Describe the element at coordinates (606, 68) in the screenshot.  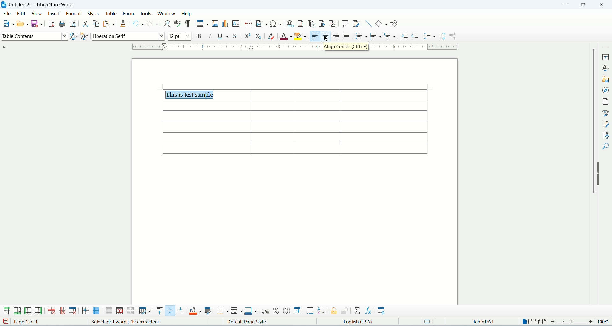
I see `styles` at that location.